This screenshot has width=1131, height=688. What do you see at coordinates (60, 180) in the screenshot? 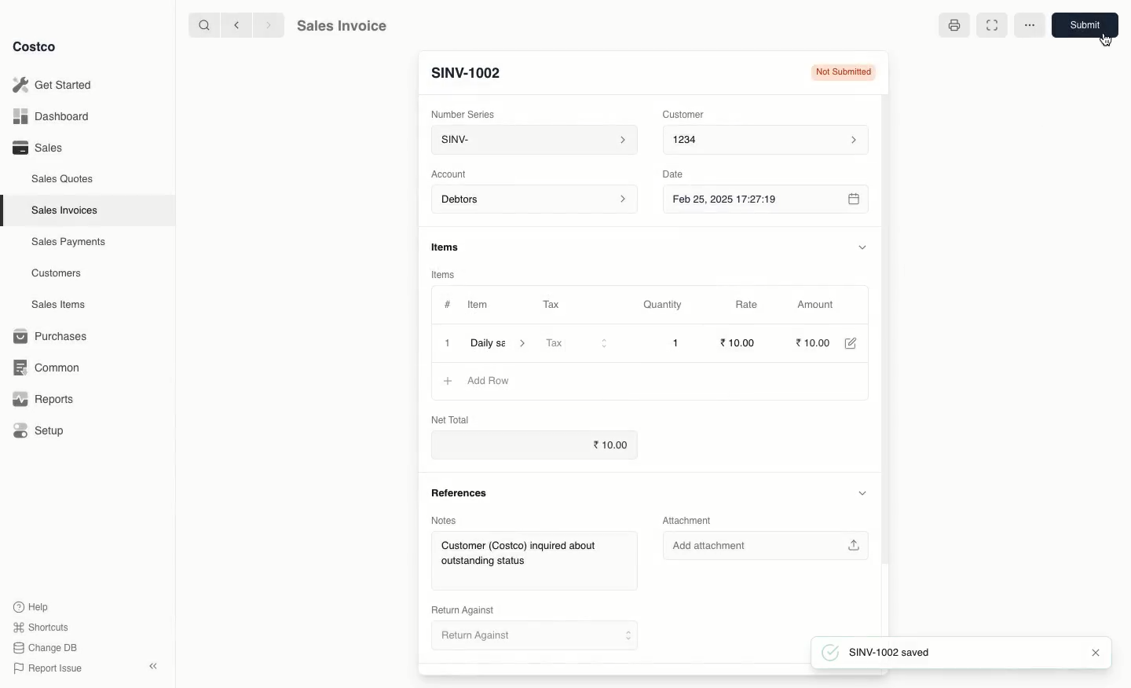
I see `Sales Quotes` at bounding box center [60, 180].